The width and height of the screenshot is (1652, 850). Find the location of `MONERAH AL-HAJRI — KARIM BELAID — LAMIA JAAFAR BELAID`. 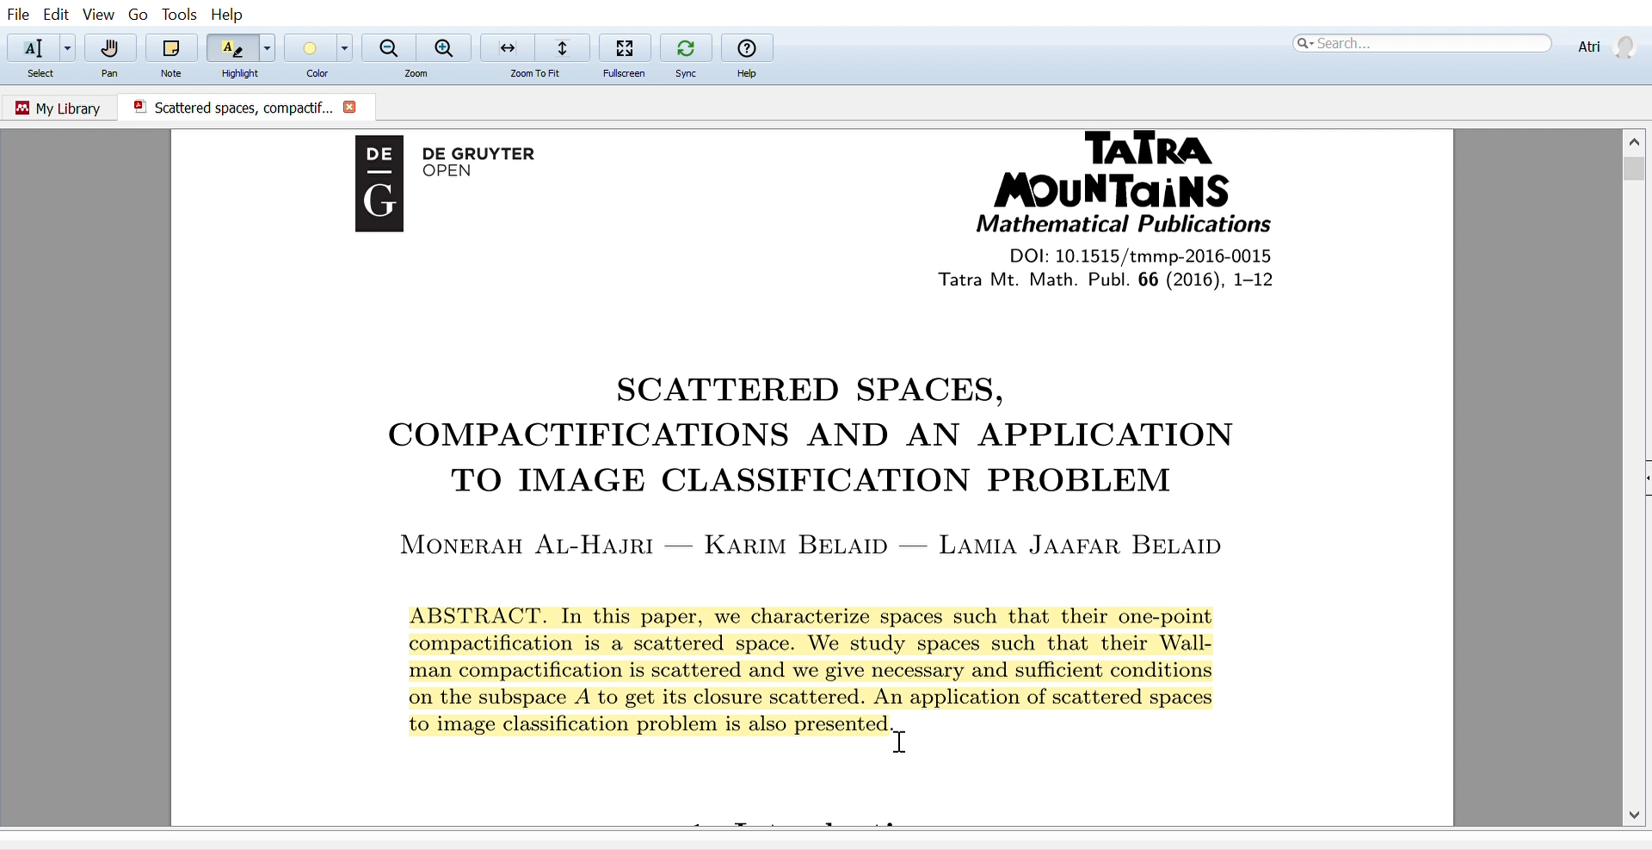

MONERAH AL-HAJRI — KARIM BELAID — LAMIA JAAFAR BELAID is located at coordinates (817, 543).